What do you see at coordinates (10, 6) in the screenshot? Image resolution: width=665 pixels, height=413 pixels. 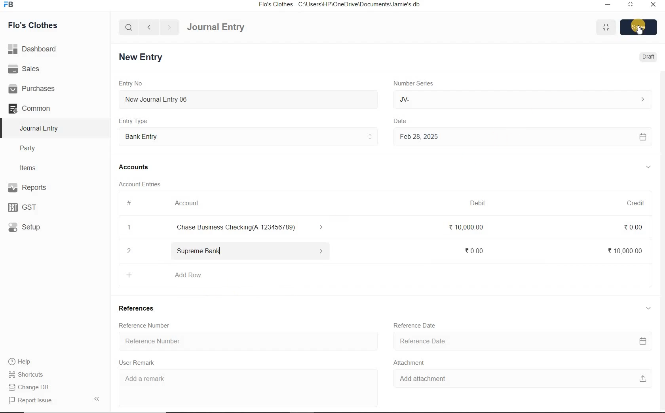 I see `Frappe Books logo` at bounding box center [10, 6].